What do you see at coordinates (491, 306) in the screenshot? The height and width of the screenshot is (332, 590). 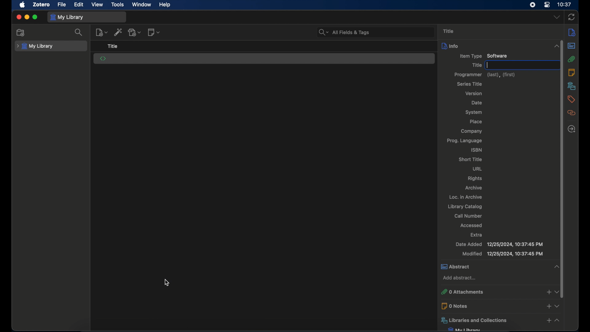 I see `0 notes` at bounding box center [491, 306].